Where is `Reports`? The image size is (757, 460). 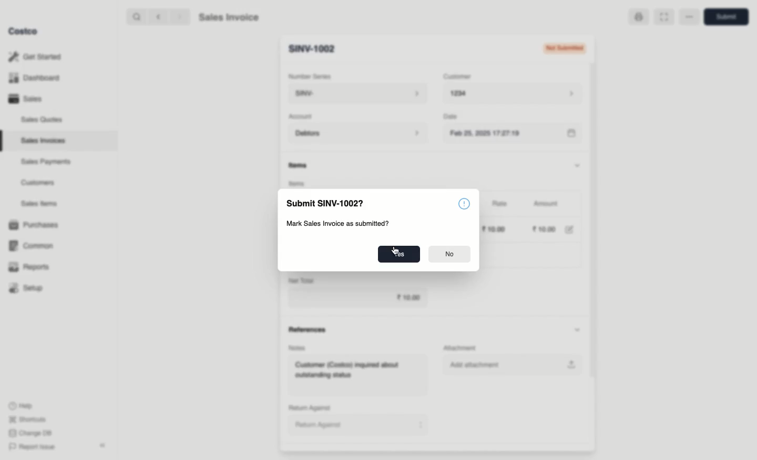 Reports is located at coordinates (29, 268).